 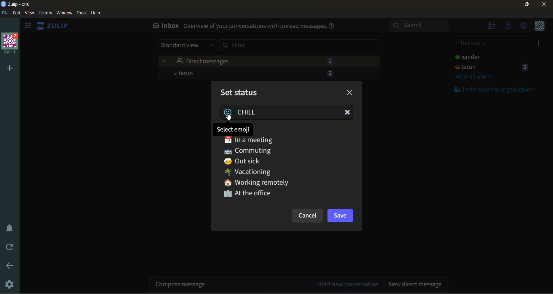 I want to click on filter users, so click(x=491, y=43).